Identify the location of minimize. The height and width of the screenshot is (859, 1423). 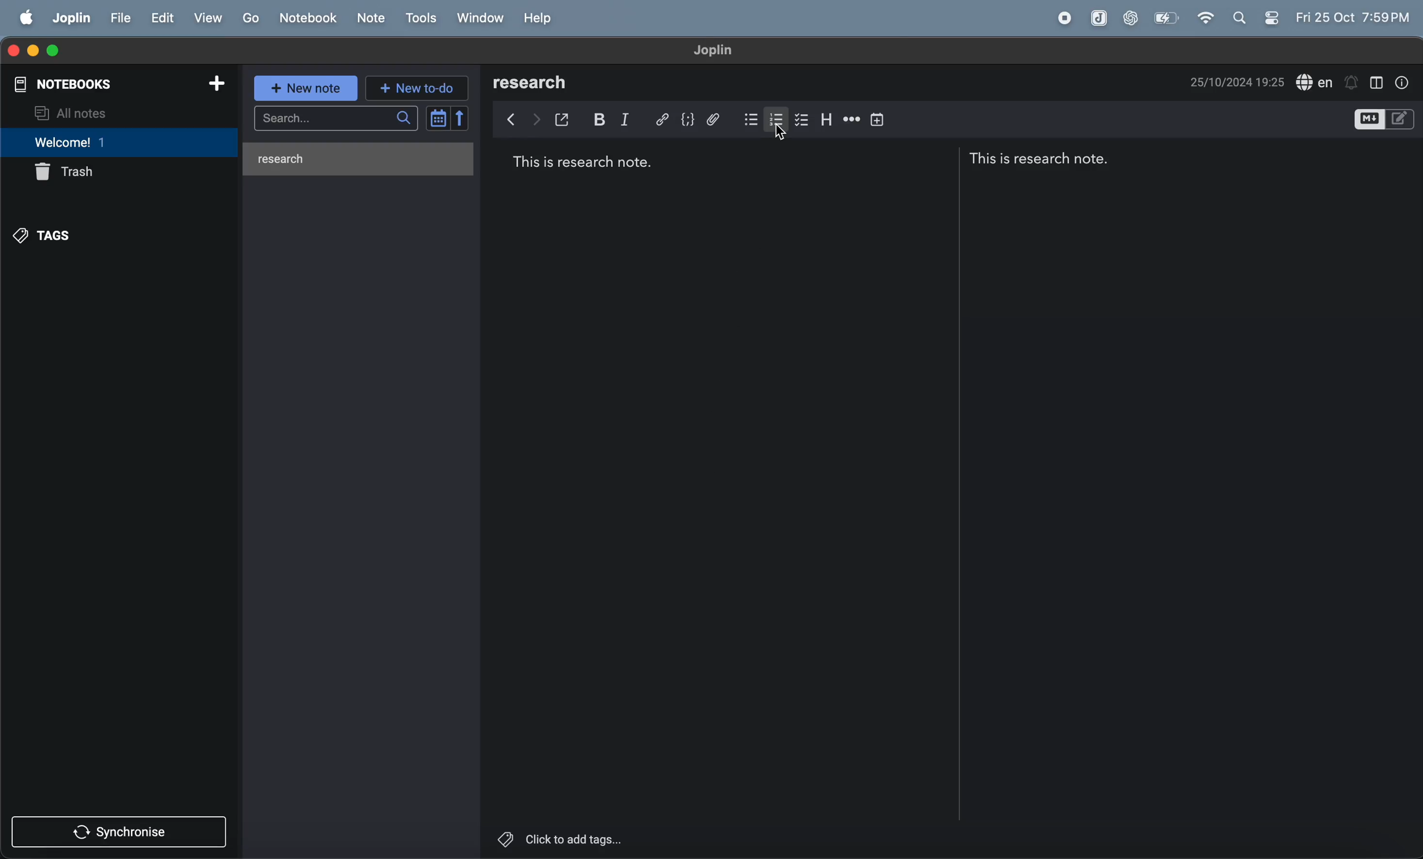
(33, 49).